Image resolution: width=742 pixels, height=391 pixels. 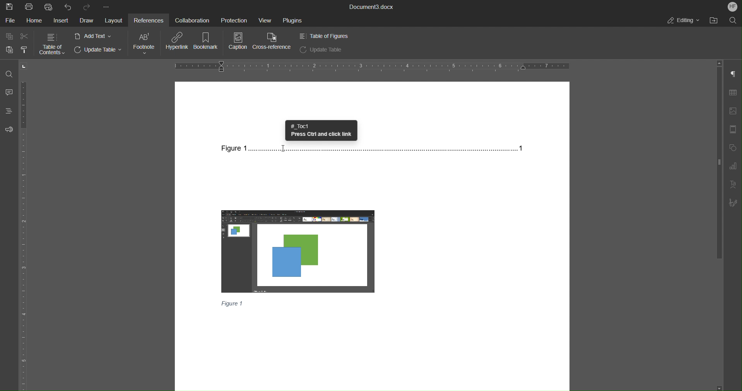 I want to click on Editing, so click(x=683, y=21).